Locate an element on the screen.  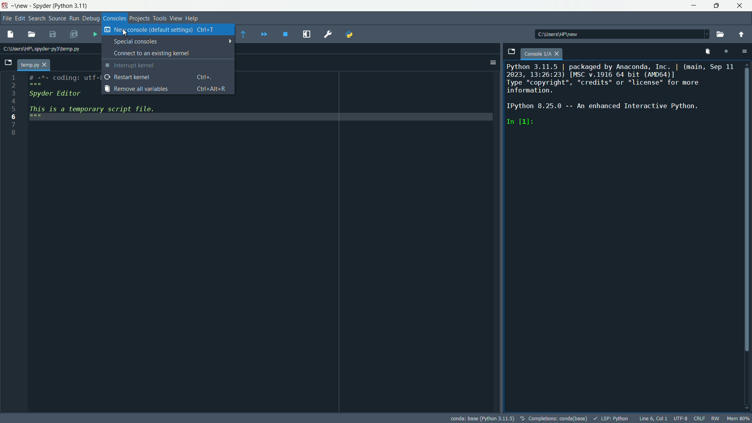
options is located at coordinates (744, 51).